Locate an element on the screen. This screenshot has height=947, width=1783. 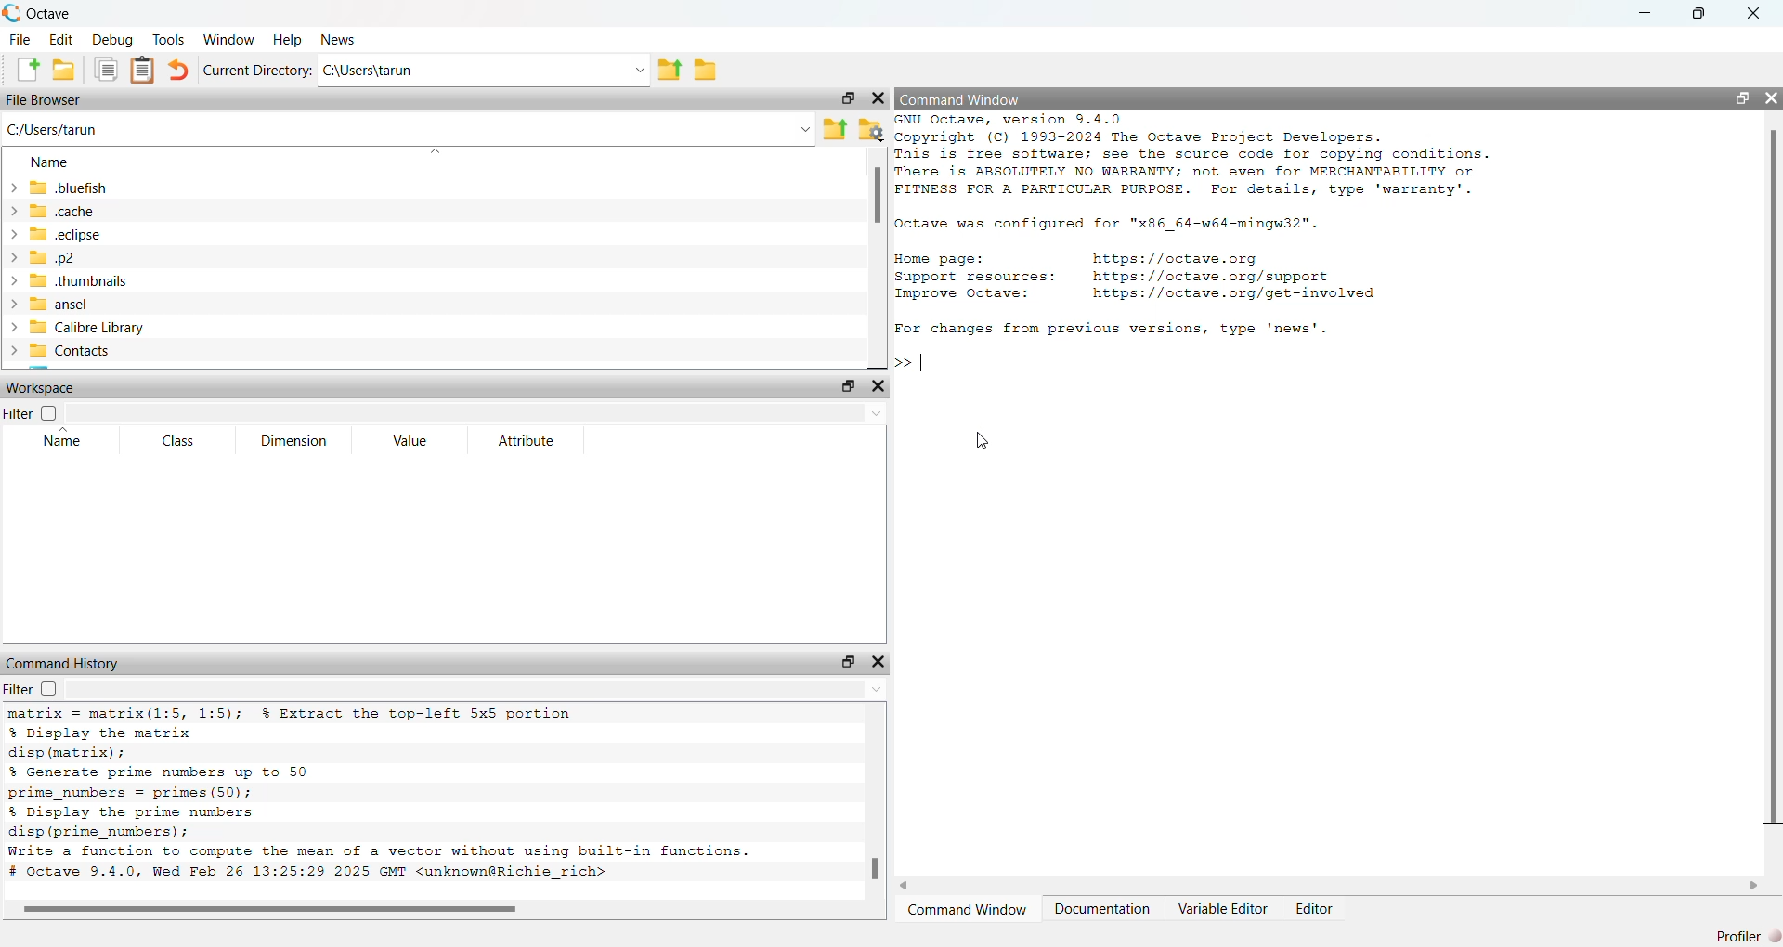
help is located at coordinates (287, 41).